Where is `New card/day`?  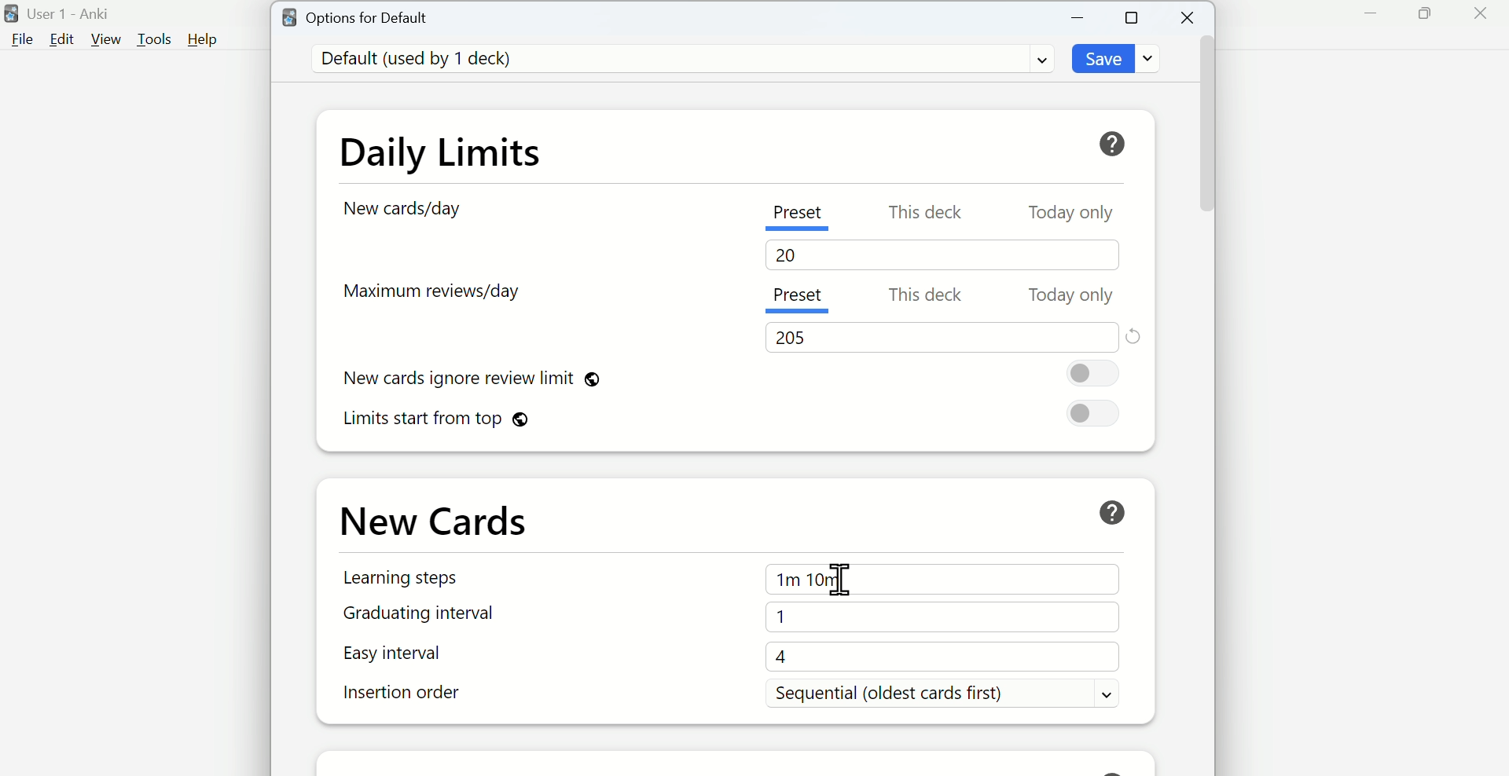 New card/day is located at coordinates (403, 209).